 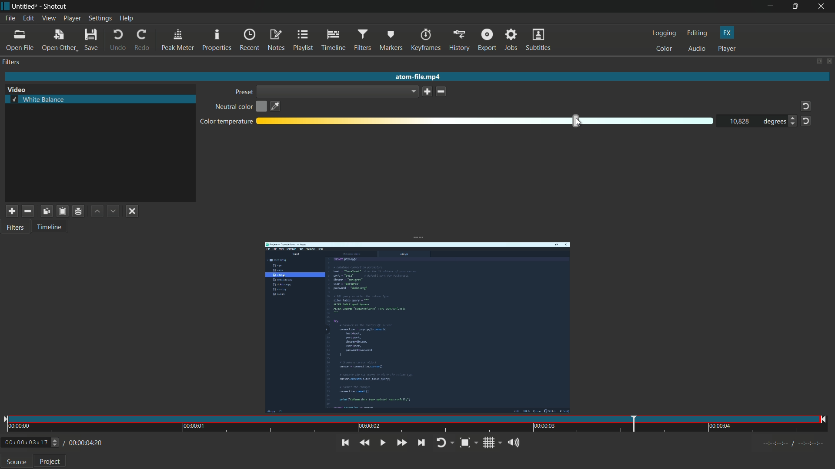 What do you see at coordinates (17, 463) in the screenshot?
I see `source` at bounding box center [17, 463].